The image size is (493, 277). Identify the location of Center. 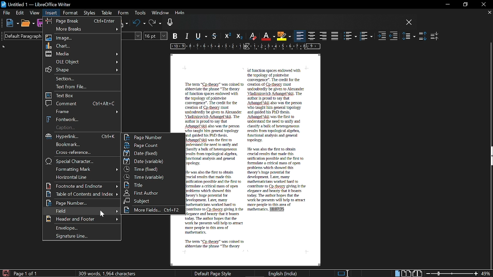
(312, 36).